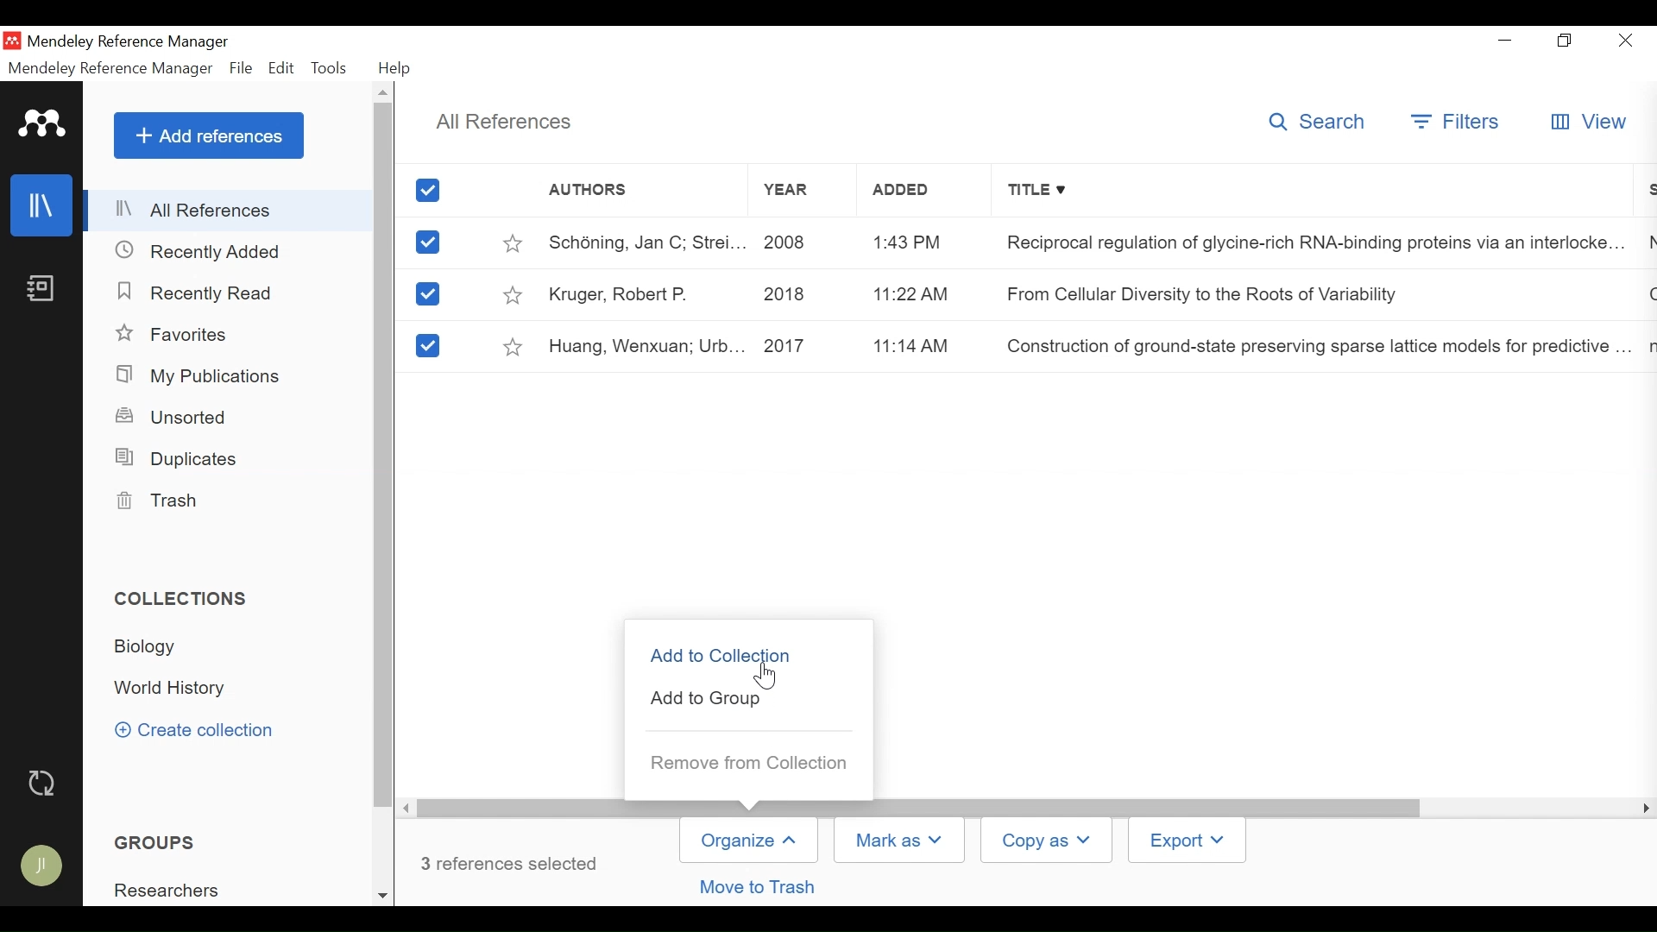  I want to click on Mendeley Desktop Icon, so click(12, 41).